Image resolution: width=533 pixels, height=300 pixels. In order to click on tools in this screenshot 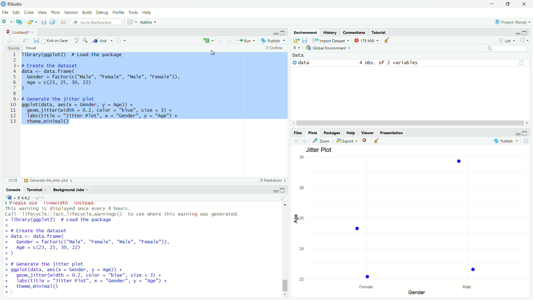, I will do `click(134, 12)`.